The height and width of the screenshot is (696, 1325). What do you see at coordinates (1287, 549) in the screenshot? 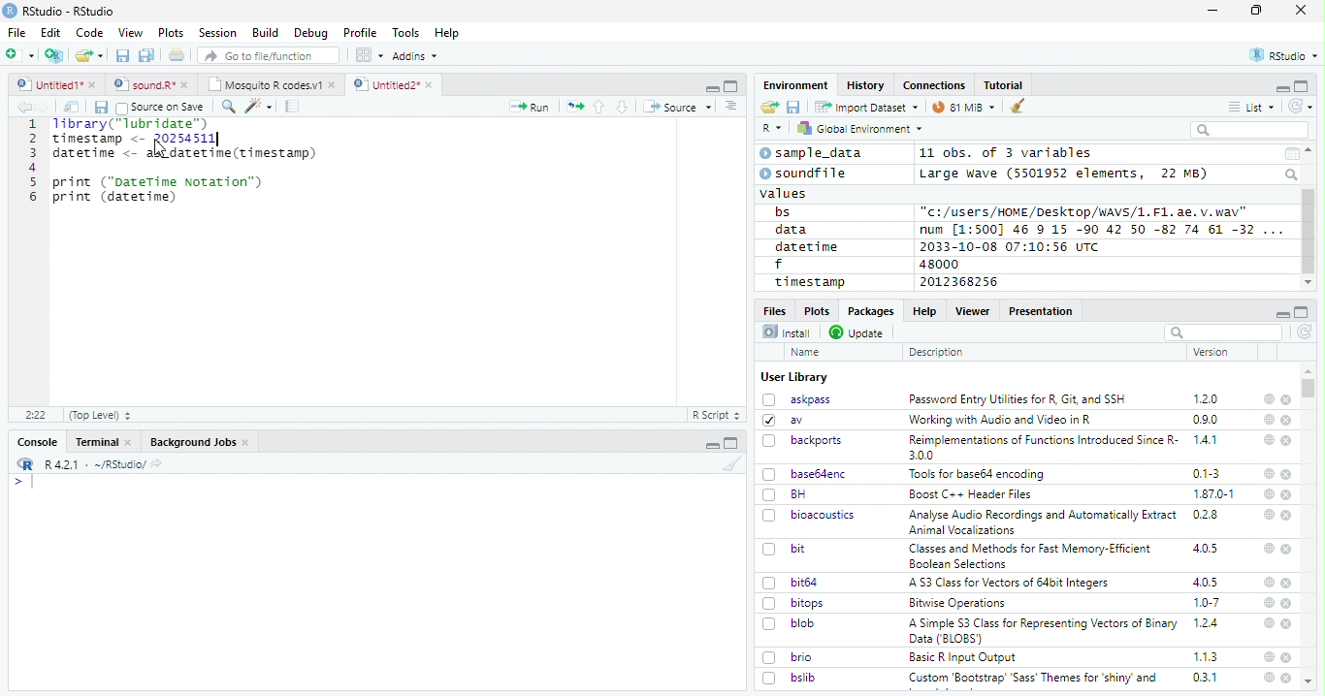
I see `close` at bounding box center [1287, 549].